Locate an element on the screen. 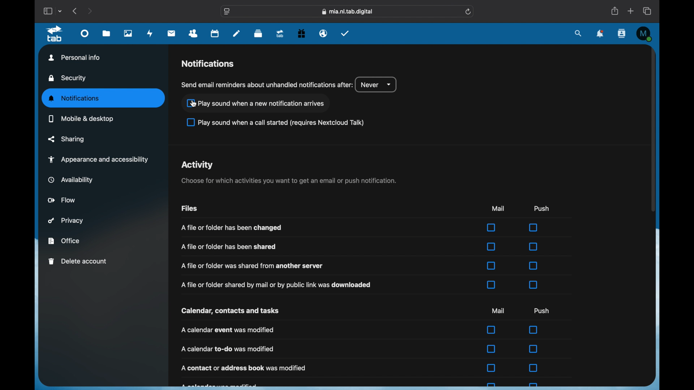 This screenshot has height=390, width=694. check box is located at coordinates (256, 103).